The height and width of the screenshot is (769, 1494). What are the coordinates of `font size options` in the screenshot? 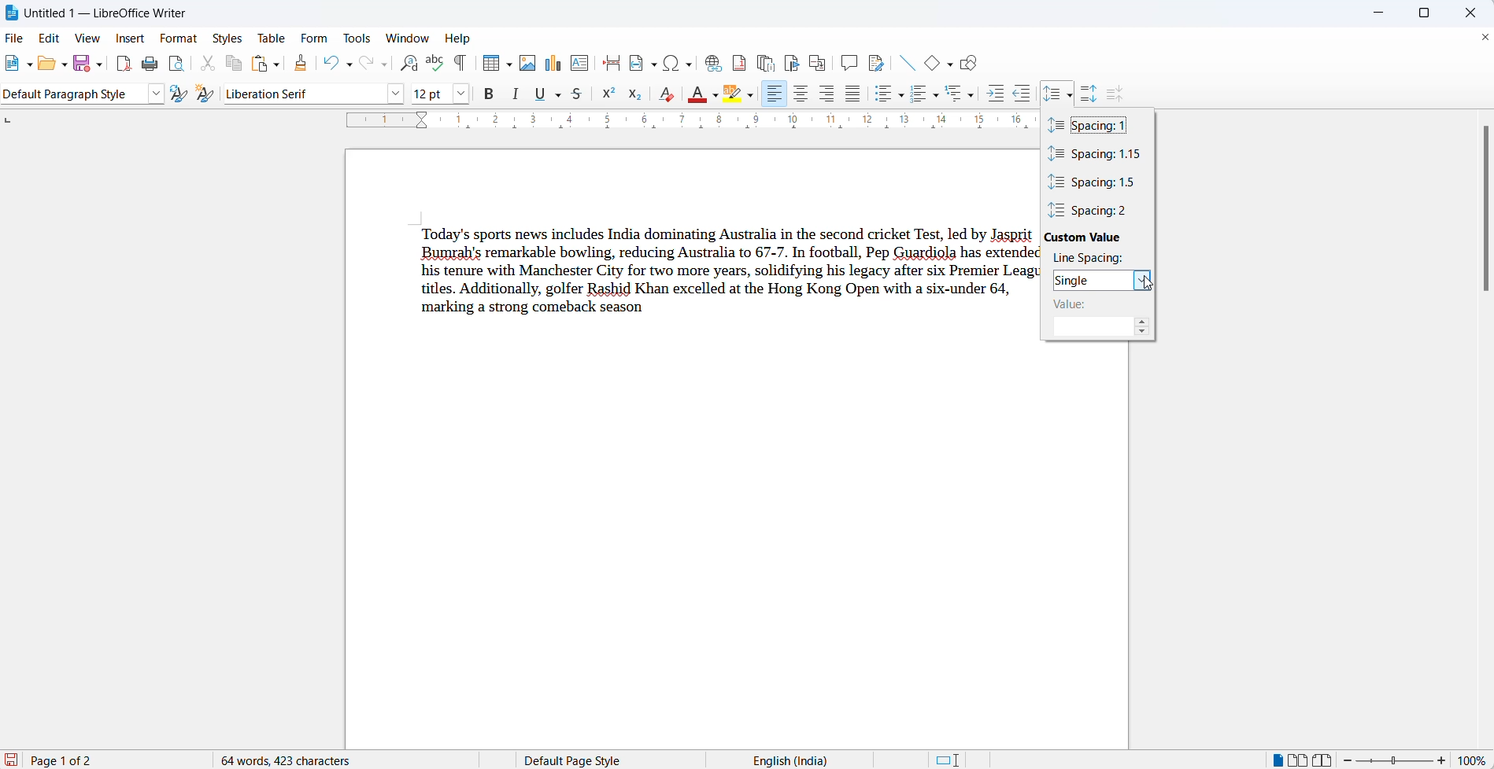 It's located at (464, 94).